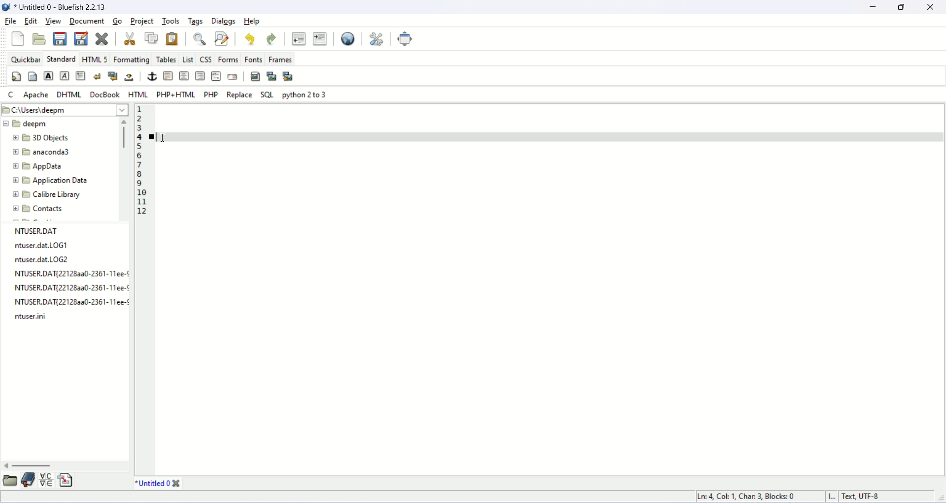  What do you see at coordinates (75, 303) in the screenshot?
I see `NTUSER.DAT{22128AA0-2361-11EE-` at bounding box center [75, 303].